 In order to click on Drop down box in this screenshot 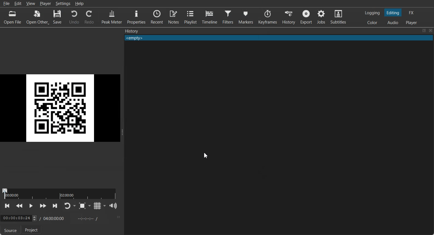, I will do `click(105, 205)`.